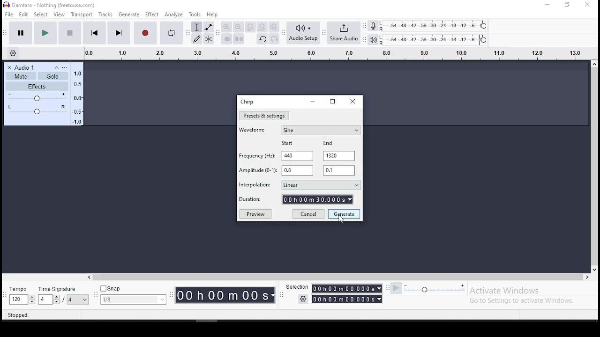 This screenshot has width=600, height=337. What do you see at coordinates (37, 110) in the screenshot?
I see `pan` at bounding box center [37, 110].